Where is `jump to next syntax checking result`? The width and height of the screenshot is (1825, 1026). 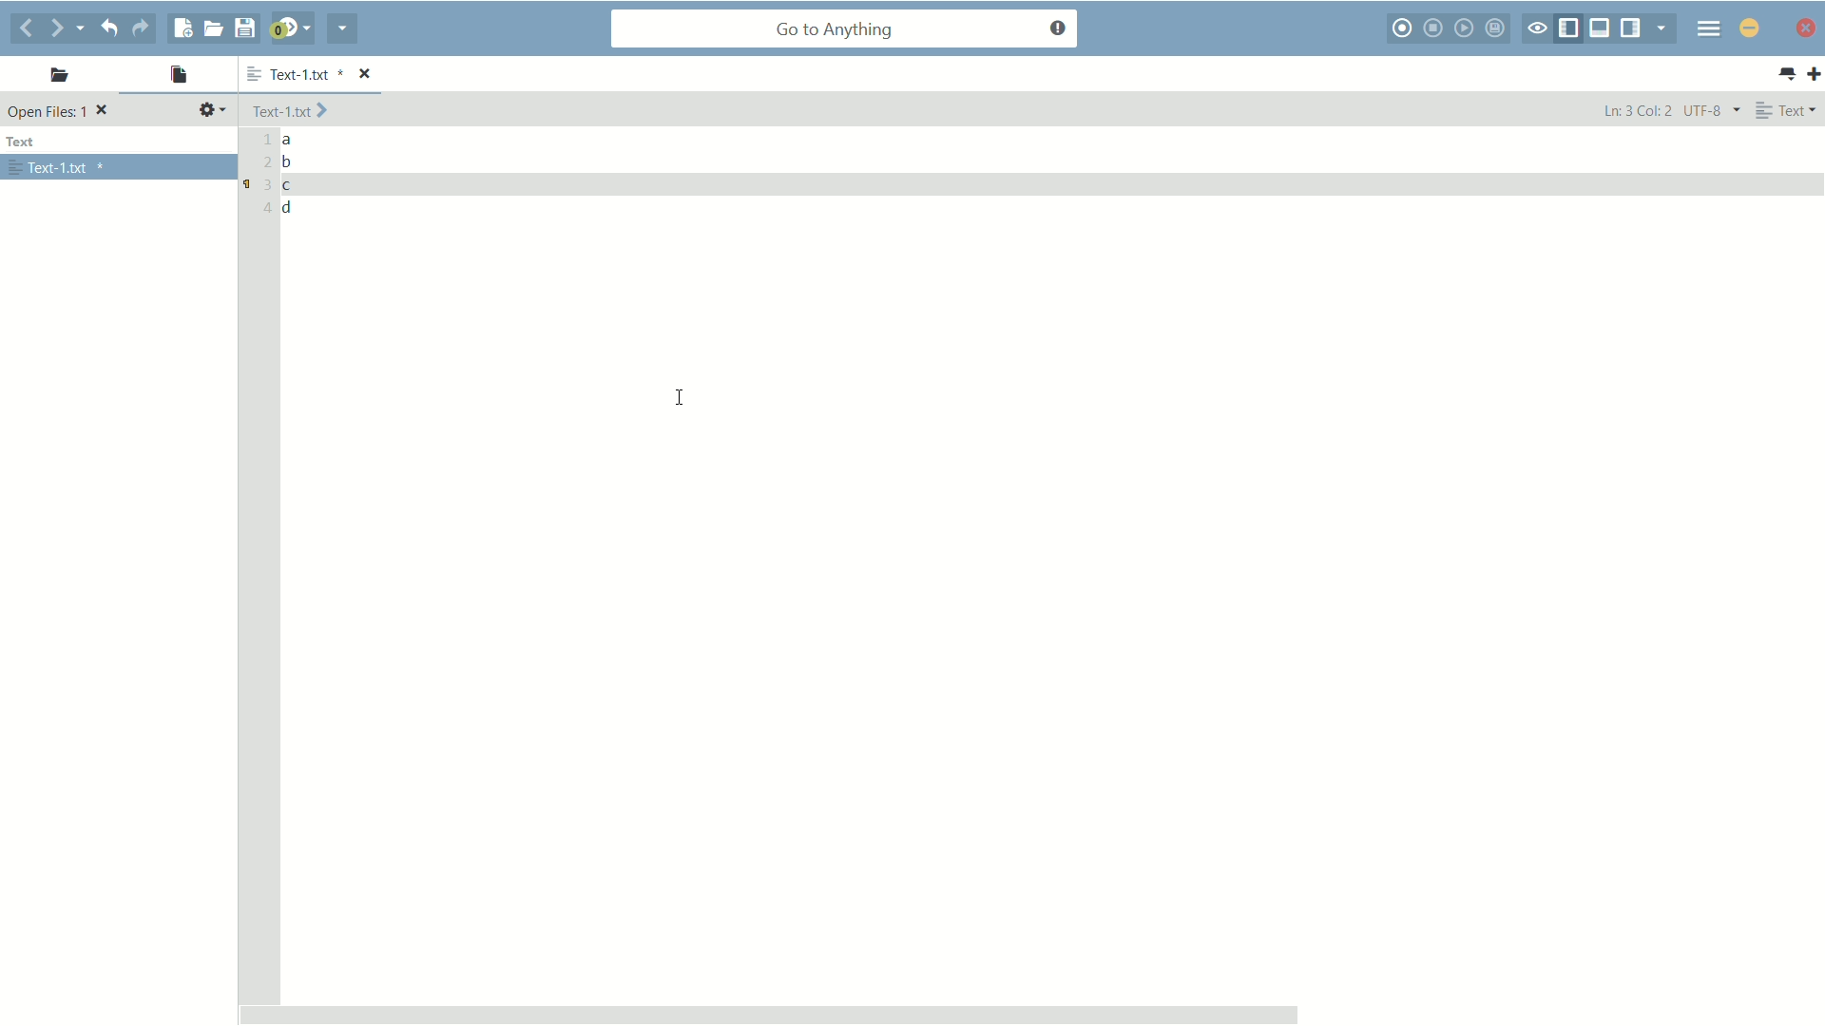
jump to next syntax checking result is located at coordinates (290, 28).